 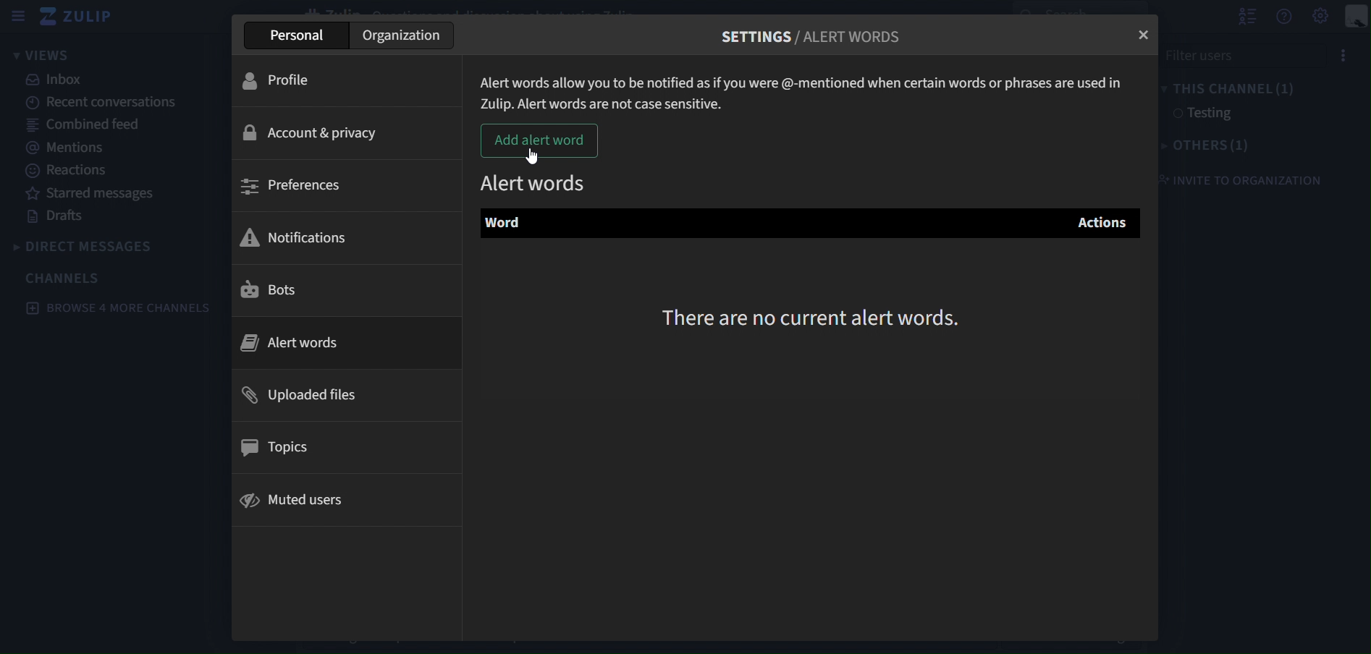 What do you see at coordinates (1283, 17) in the screenshot?
I see `get help` at bounding box center [1283, 17].